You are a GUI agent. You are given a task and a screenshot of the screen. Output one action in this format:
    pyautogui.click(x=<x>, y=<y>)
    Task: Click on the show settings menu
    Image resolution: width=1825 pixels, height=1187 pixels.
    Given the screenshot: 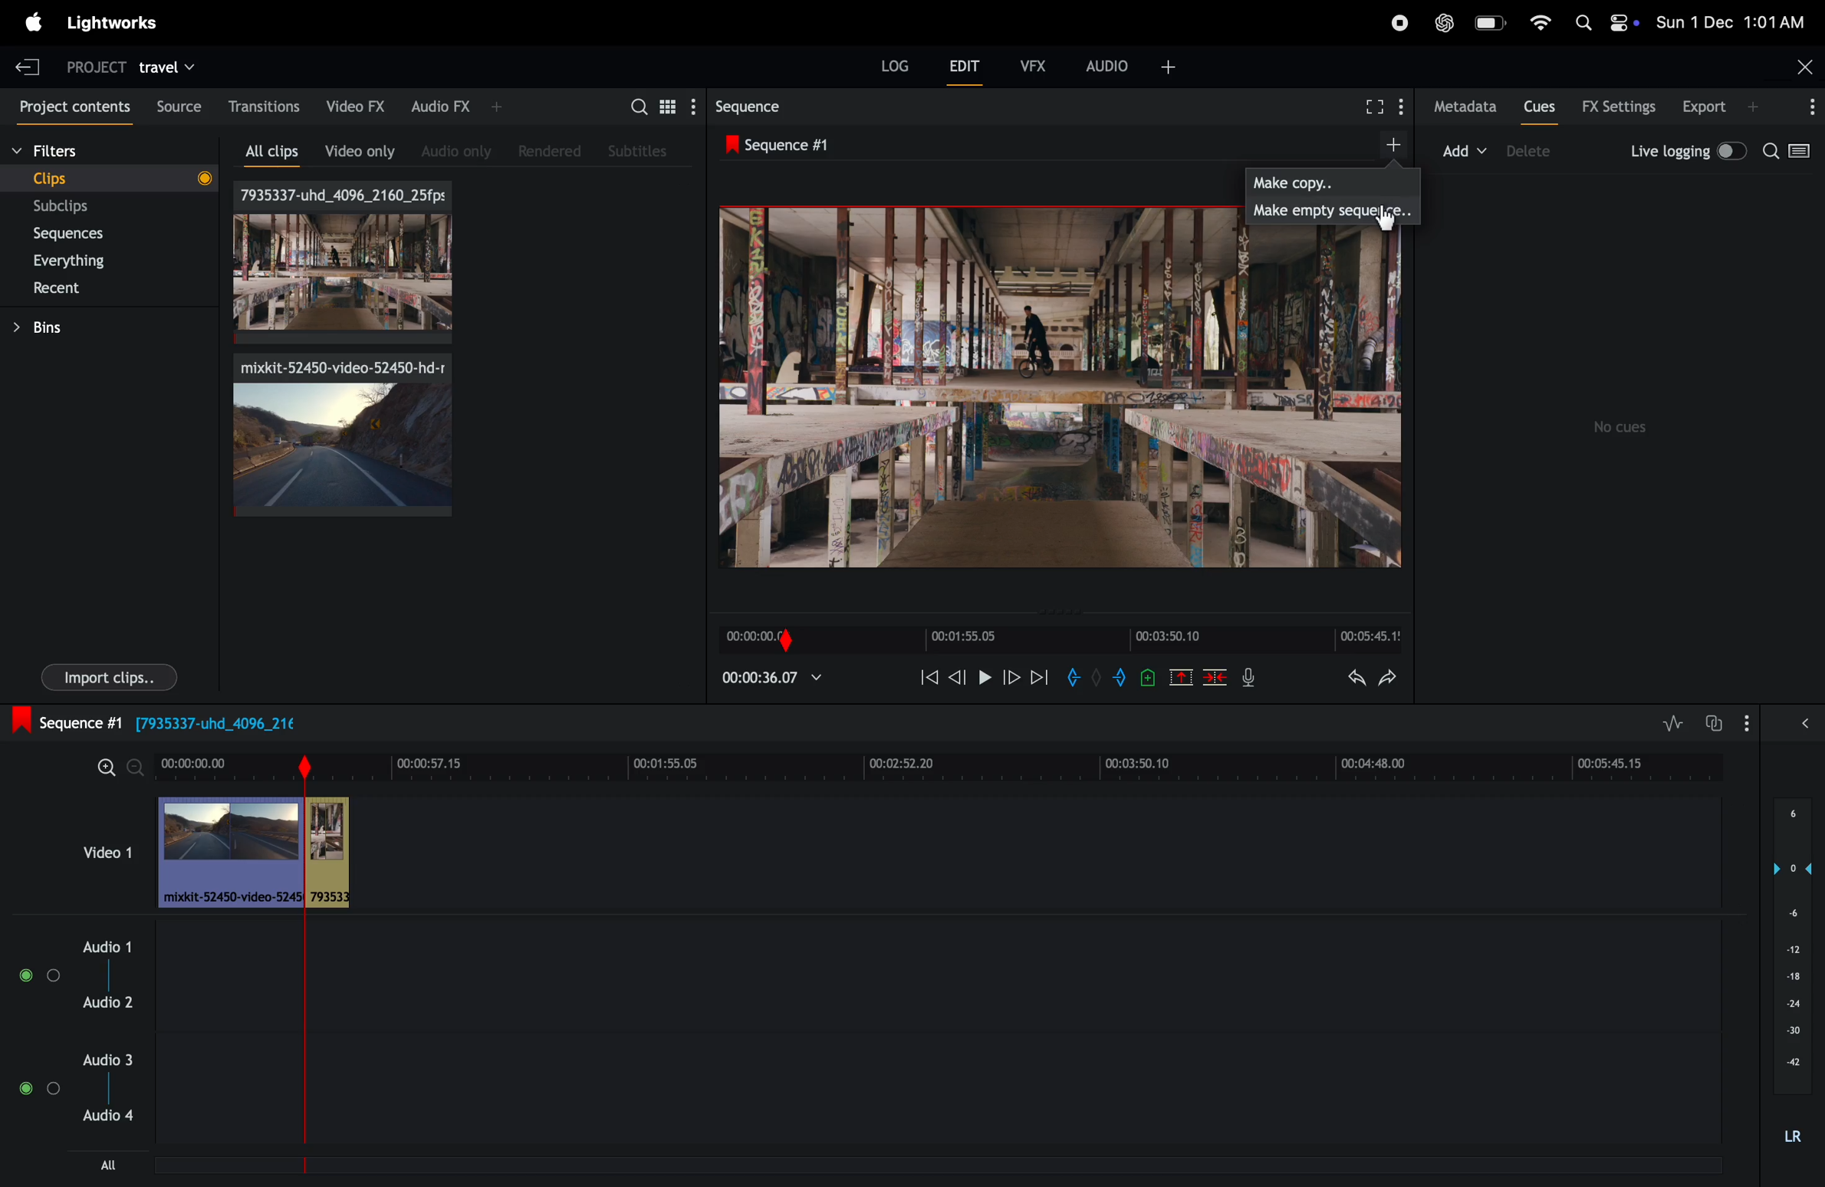 What is the action you would take?
    pyautogui.click(x=1750, y=722)
    